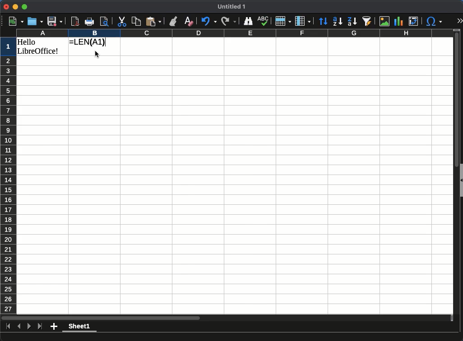 The height and width of the screenshot is (341, 463). What do you see at coordinates (56, 21) in the screenshot?
I see `save` at bounding box center [56, 21].